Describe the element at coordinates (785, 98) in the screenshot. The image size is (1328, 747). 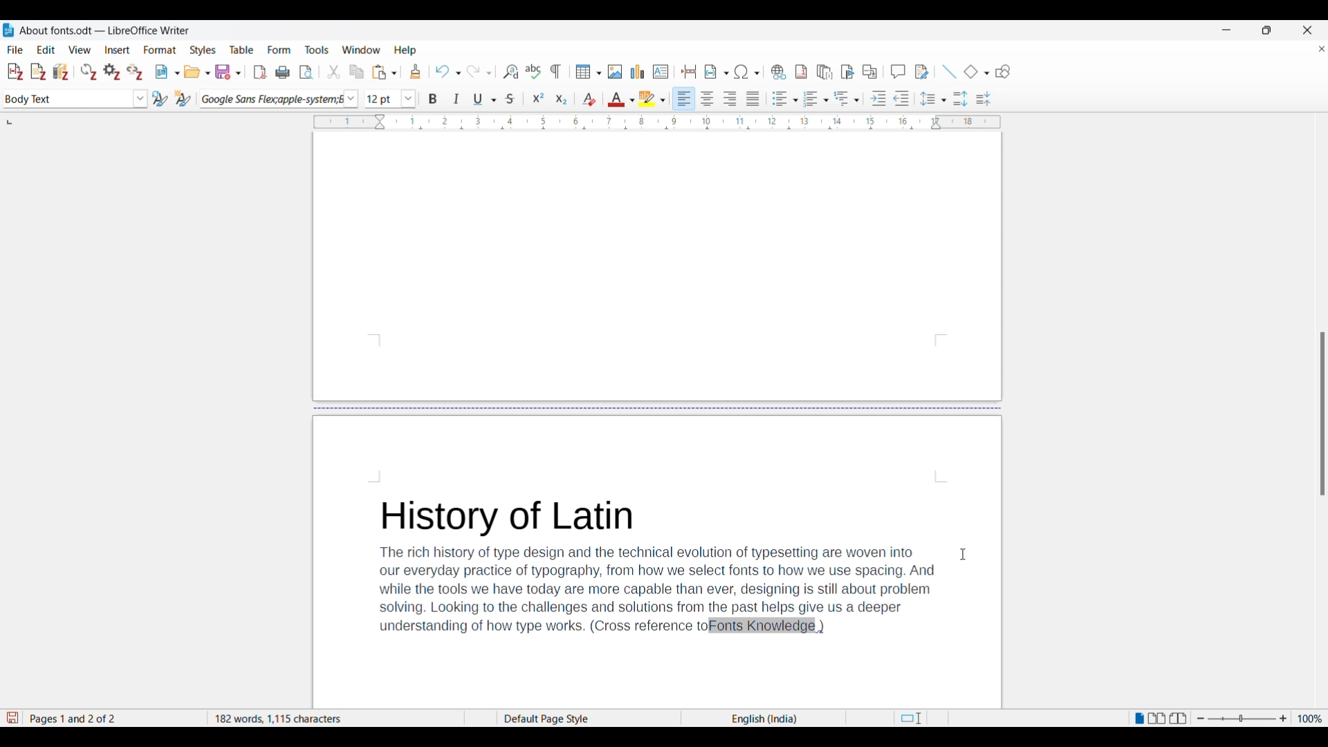
I see `Toggle unordered list` at that location.